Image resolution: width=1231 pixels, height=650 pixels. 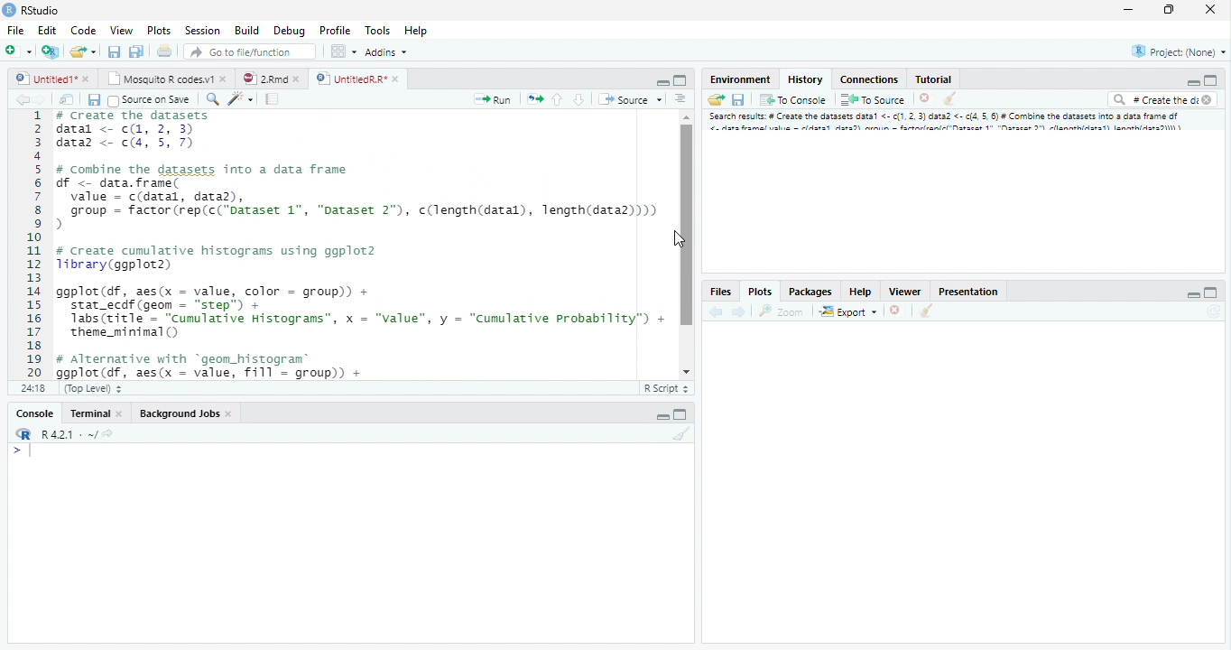 I want to click on Code beautify, so click(x=243, y=99).